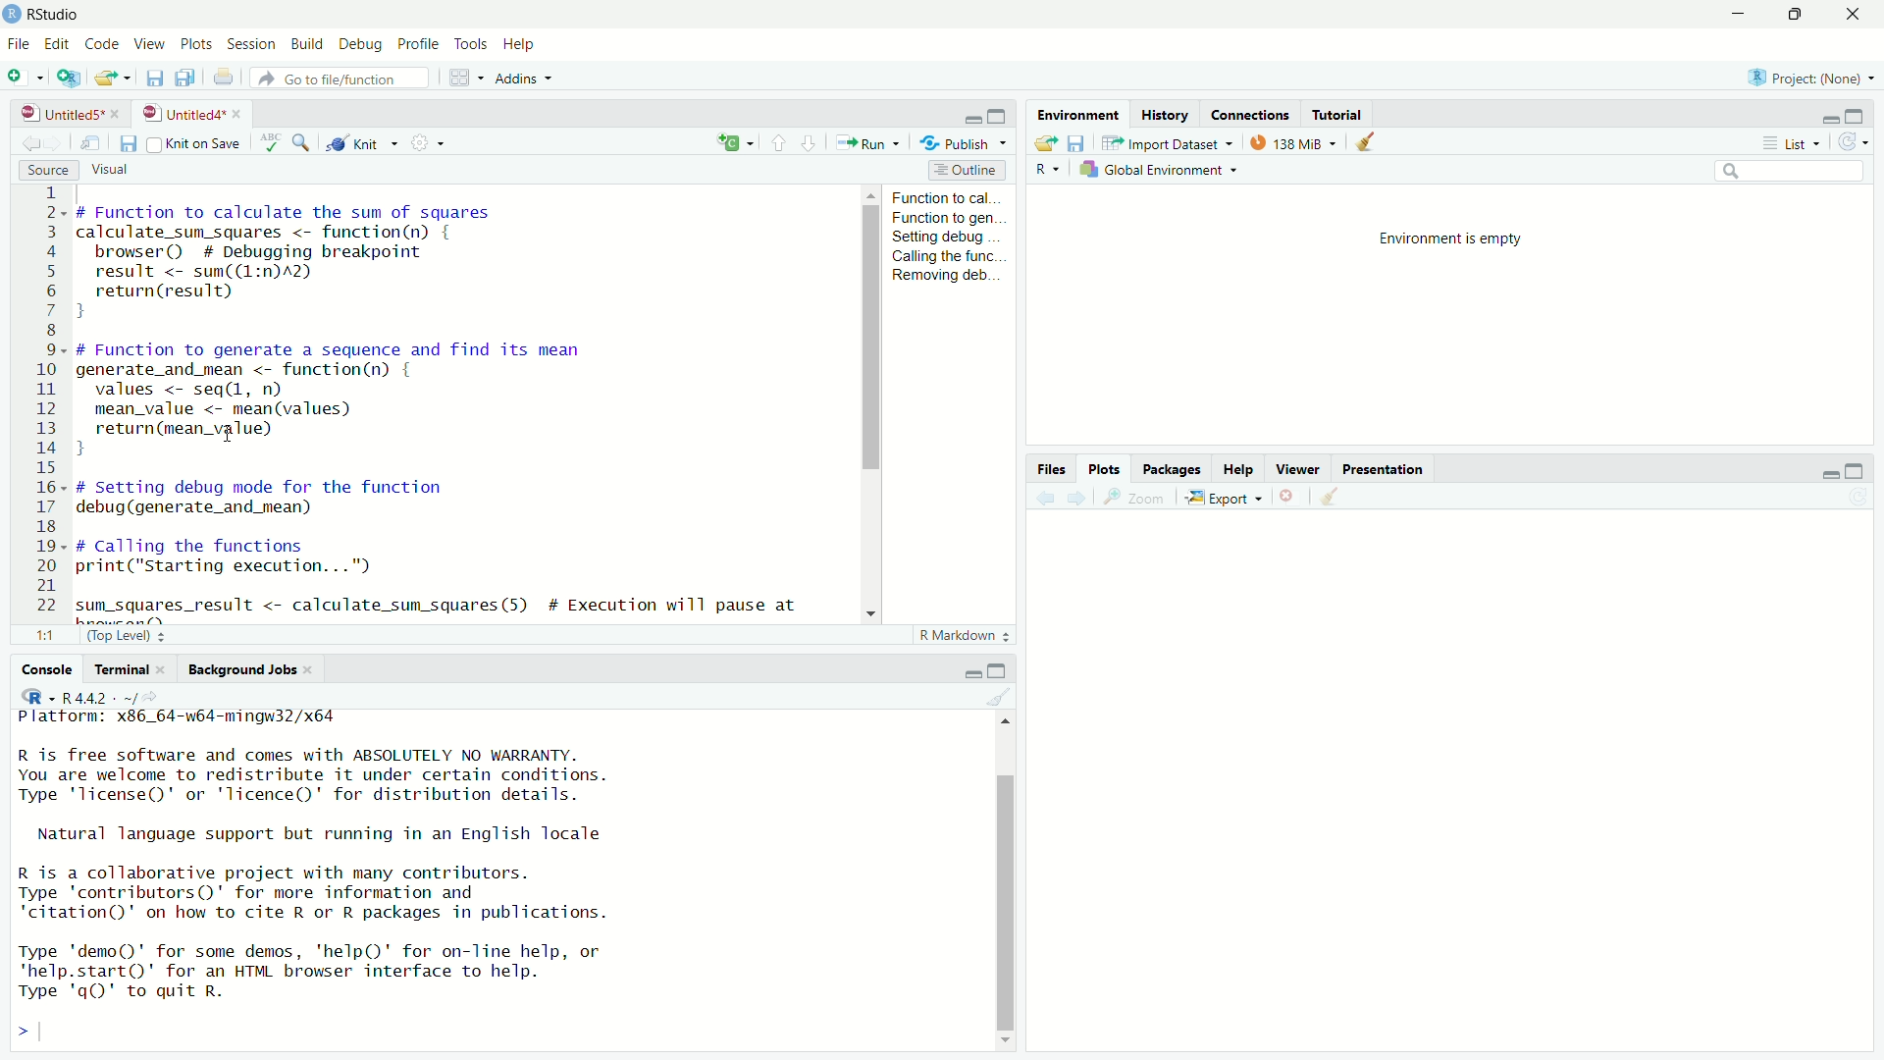 The image size is (1884, 1060). I want to click on go to previous section/chunk, so click(775, 141).